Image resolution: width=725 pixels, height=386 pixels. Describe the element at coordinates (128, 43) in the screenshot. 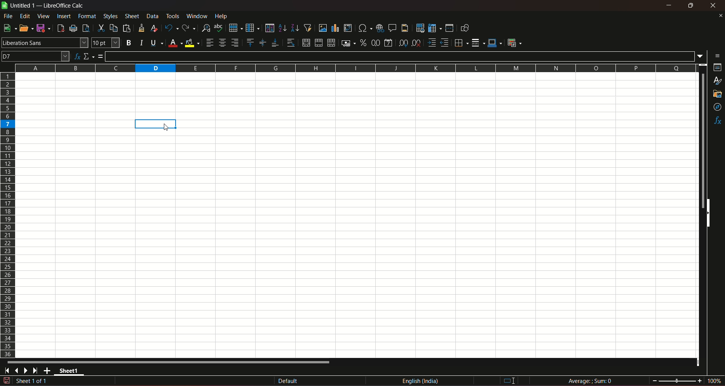

I see `bold` at that location.